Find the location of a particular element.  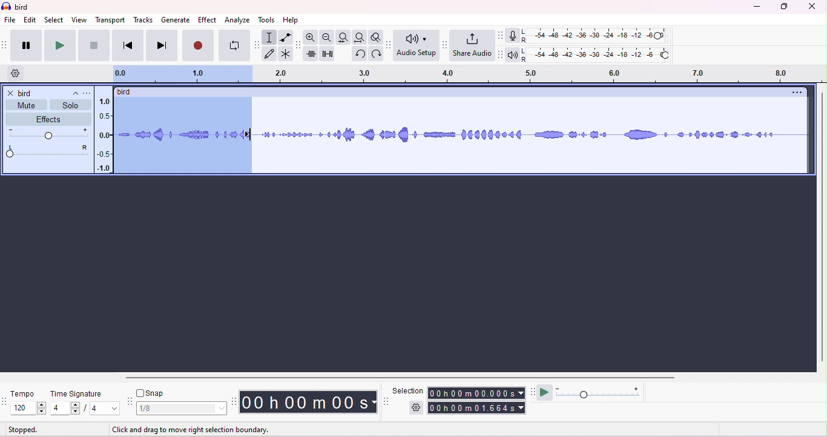

envelop is located at coordinates (286, 37).